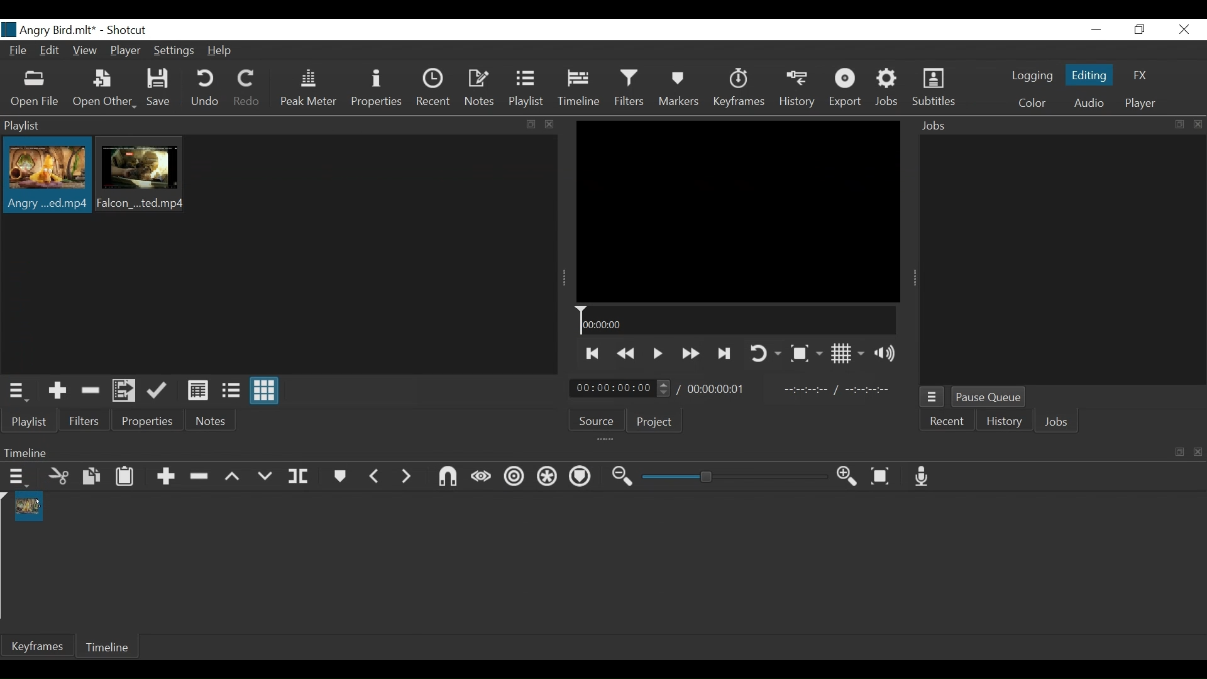 The image size is (1207, 679). Describe the element at coordinates (126, 50) in the screenshot. I see `Player` at that location.